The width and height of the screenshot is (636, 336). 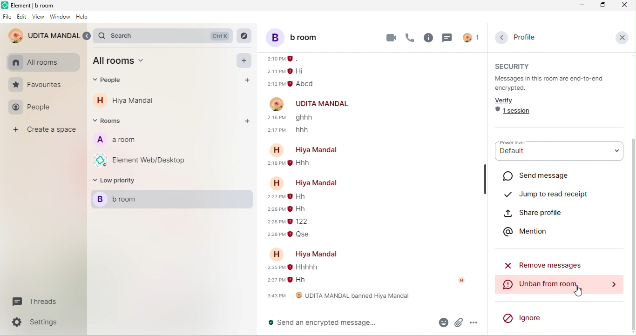 I want to click on file, so click(x=7, y=17).